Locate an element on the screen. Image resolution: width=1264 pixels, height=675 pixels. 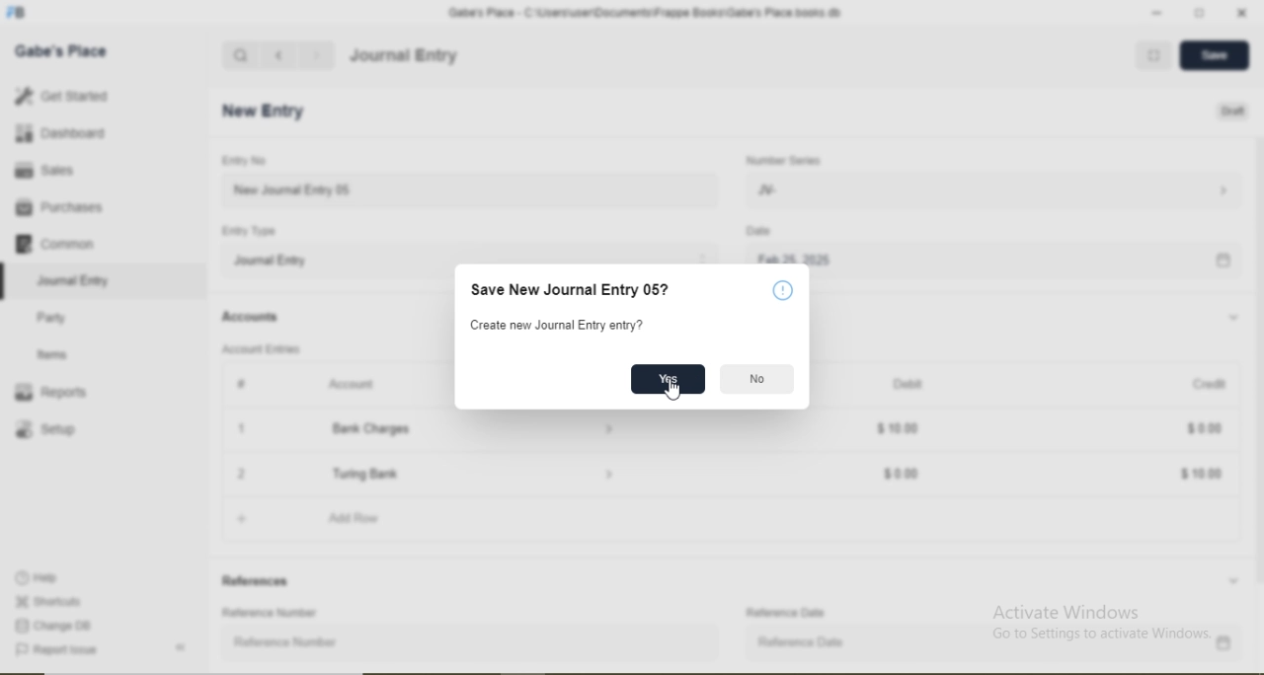
No is located at coordinates (757, 379).